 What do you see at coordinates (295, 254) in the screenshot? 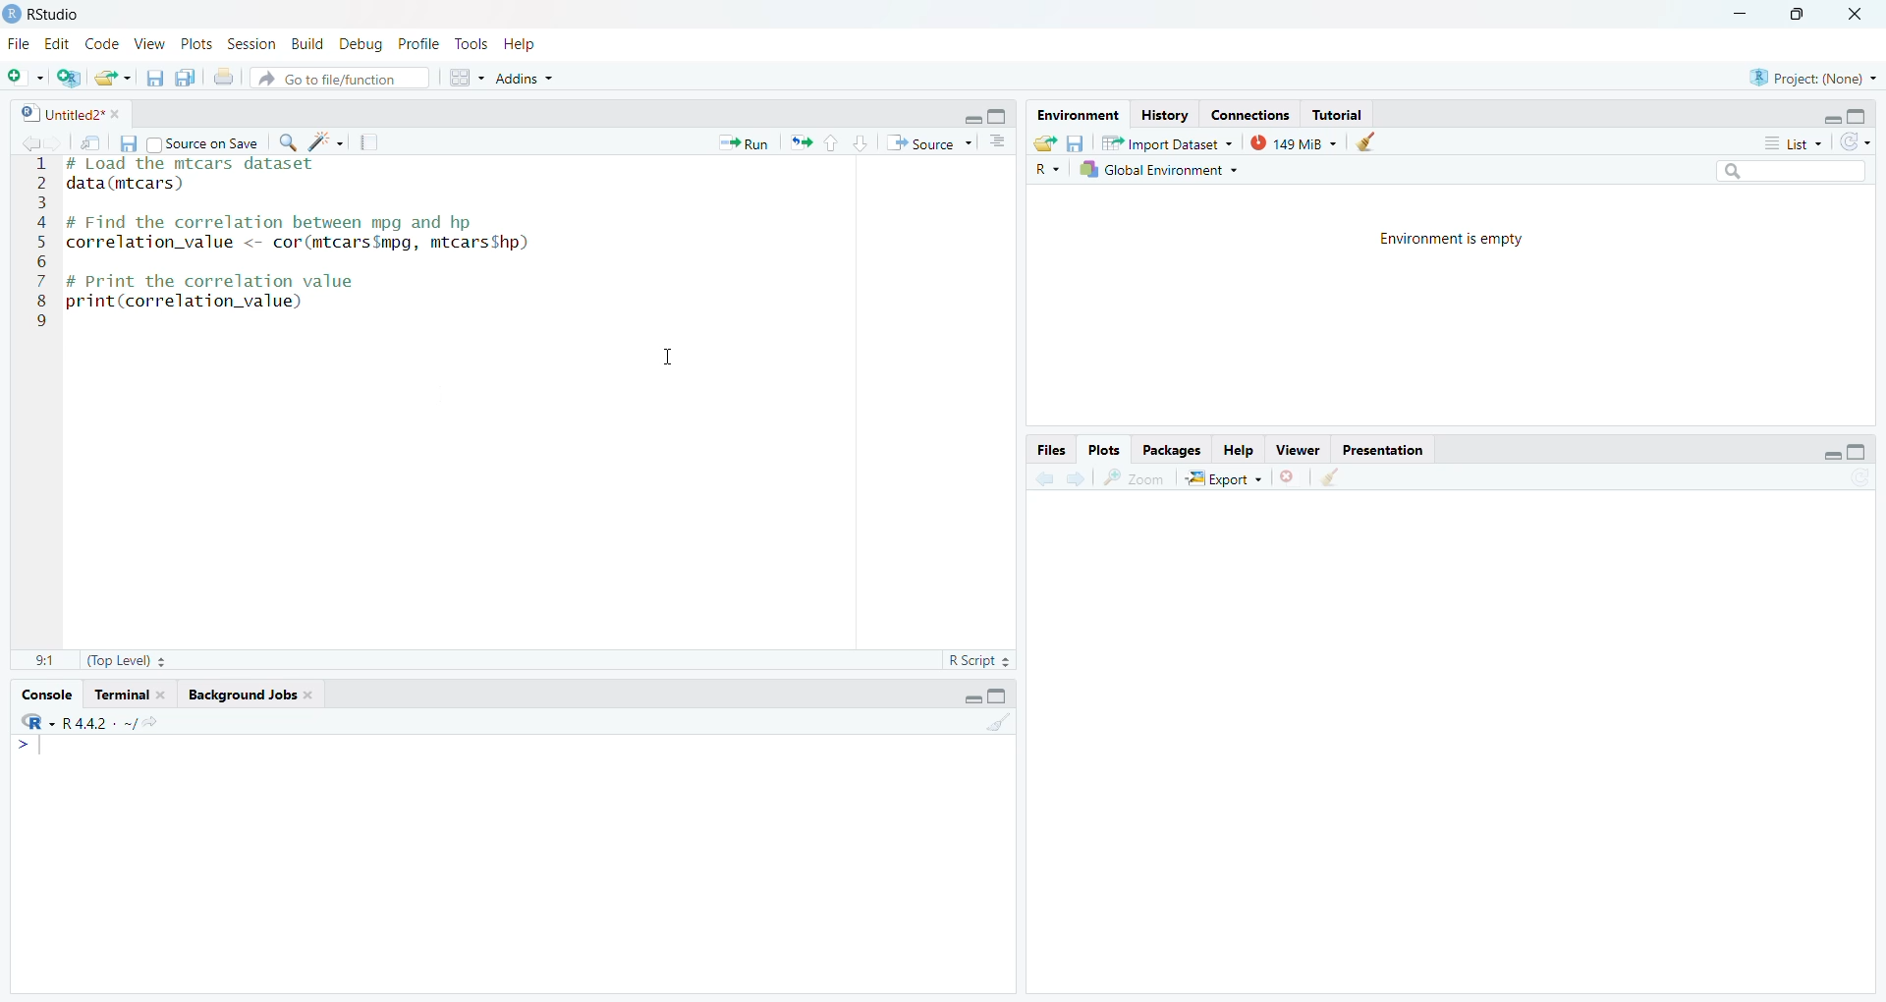
I see `Te Tyee SRT SILER Serger
data(mtcars)

# Find the correlation between mpg and hp
correlation_value <- cor(mtcars$mpg, mtcarsShp)
# Print the correlation value
print(correlation_value)` at bounding box center [295, 254].